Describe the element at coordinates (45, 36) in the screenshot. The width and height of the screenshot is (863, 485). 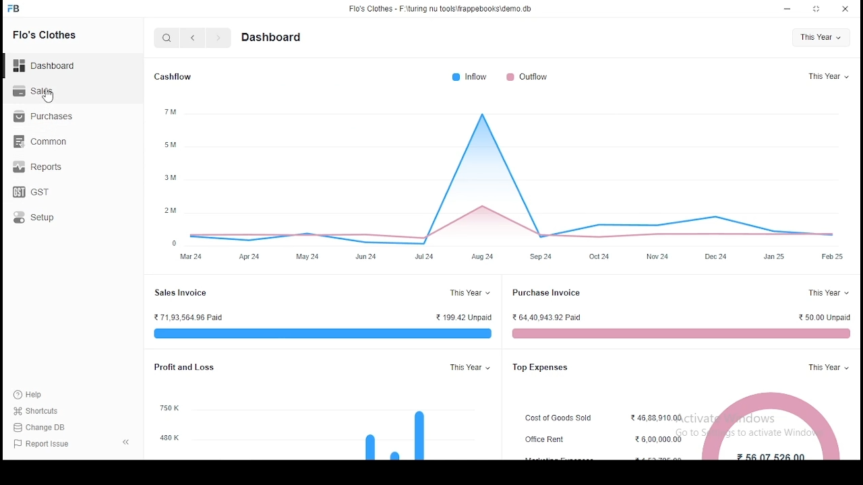
I see `flo's clothes` at that location.